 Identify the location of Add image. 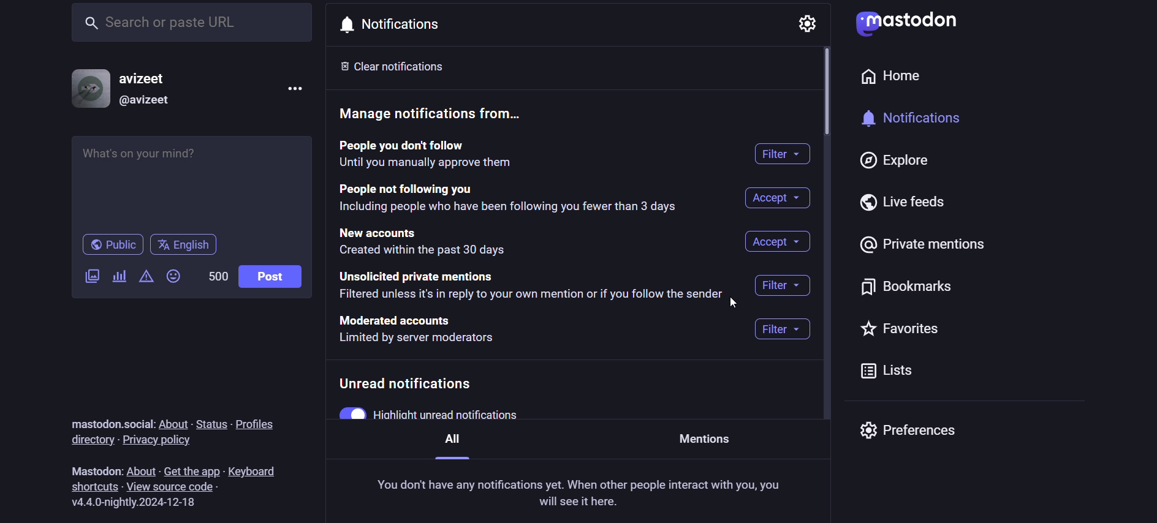
(91, 274).